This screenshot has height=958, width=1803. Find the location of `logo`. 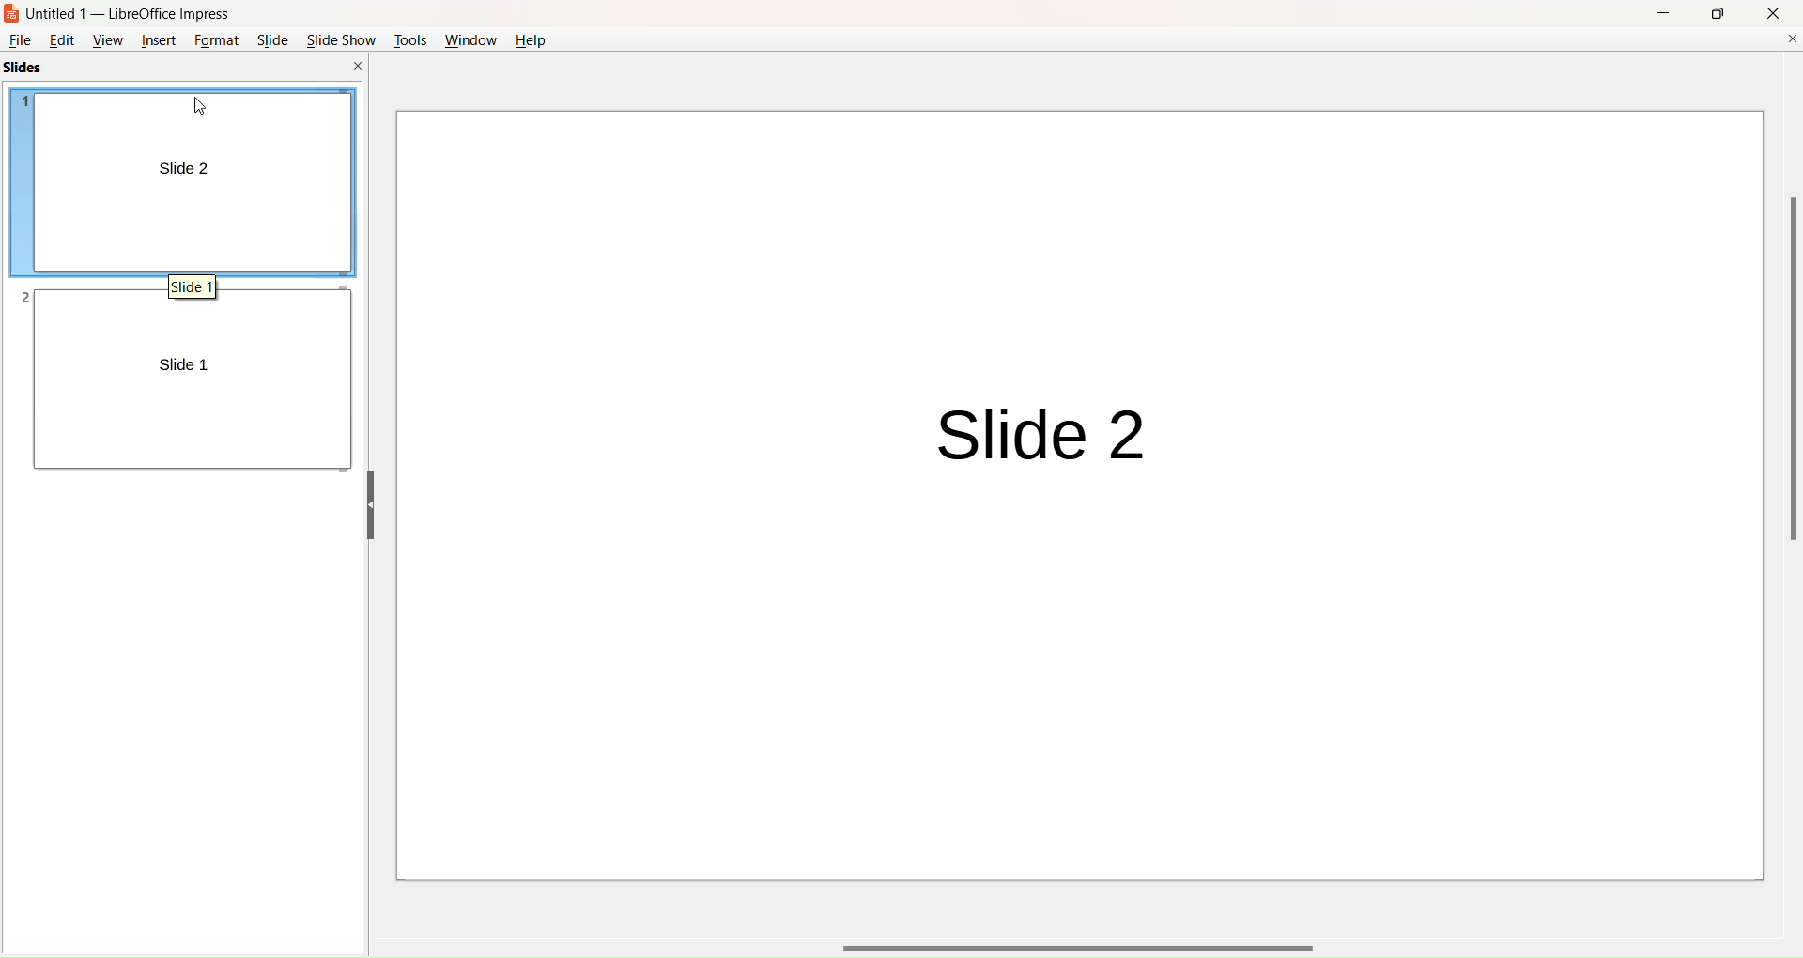

logo is located at coordinates (16, 13).